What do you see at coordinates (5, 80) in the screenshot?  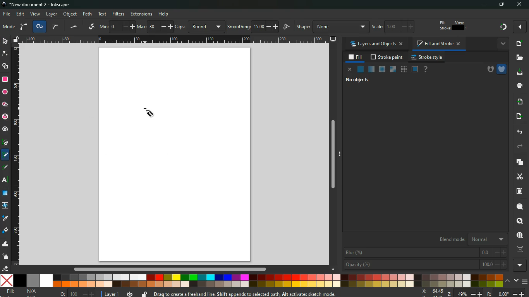 I see `rectangle` at bounding box center [5, 80].